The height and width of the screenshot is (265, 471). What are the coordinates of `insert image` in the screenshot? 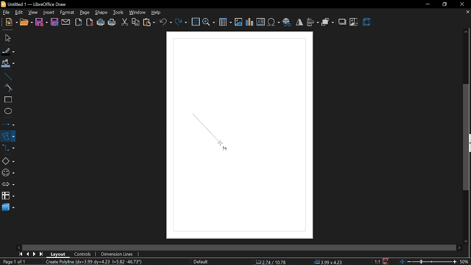 It's located at (261, 22).